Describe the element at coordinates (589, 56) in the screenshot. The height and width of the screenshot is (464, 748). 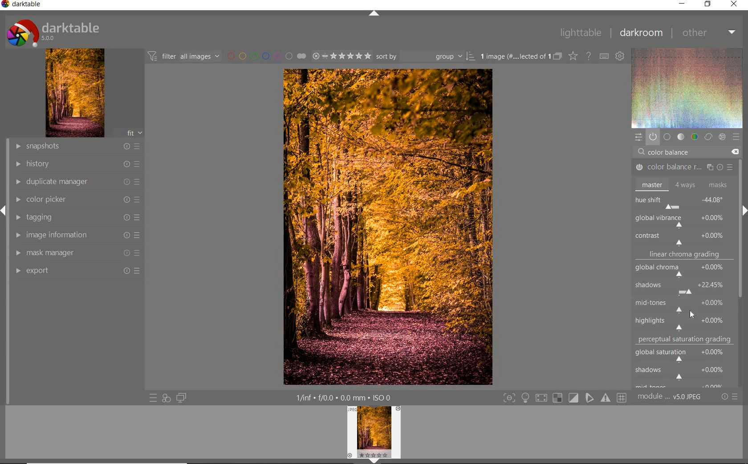
I see `enable for online help` at that location.